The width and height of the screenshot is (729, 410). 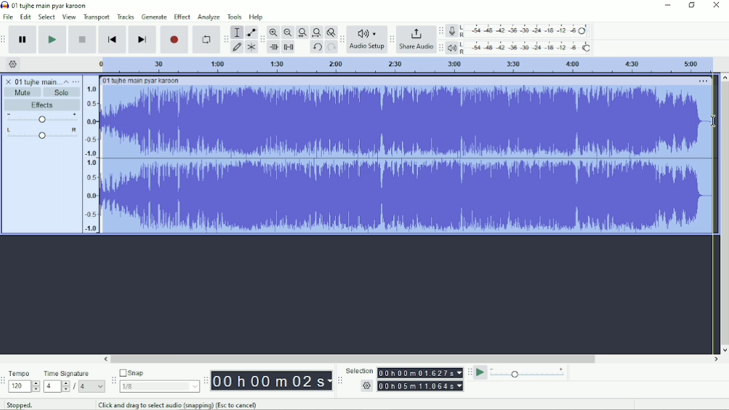 What do you see at coordinates (92, 387) in the screenshot?
I see `4` at bounding box center [92, 387].